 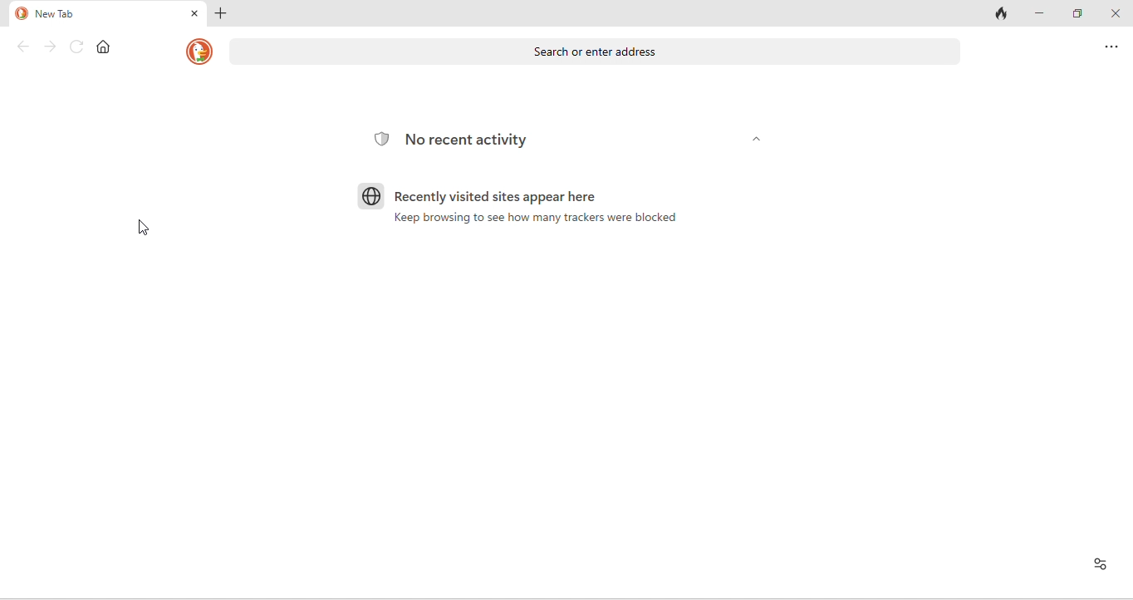 What do you see at coordinates (1096, 565) in the screenshot?
I see `recent activity and favorites` at bounding box center [1096, 565].